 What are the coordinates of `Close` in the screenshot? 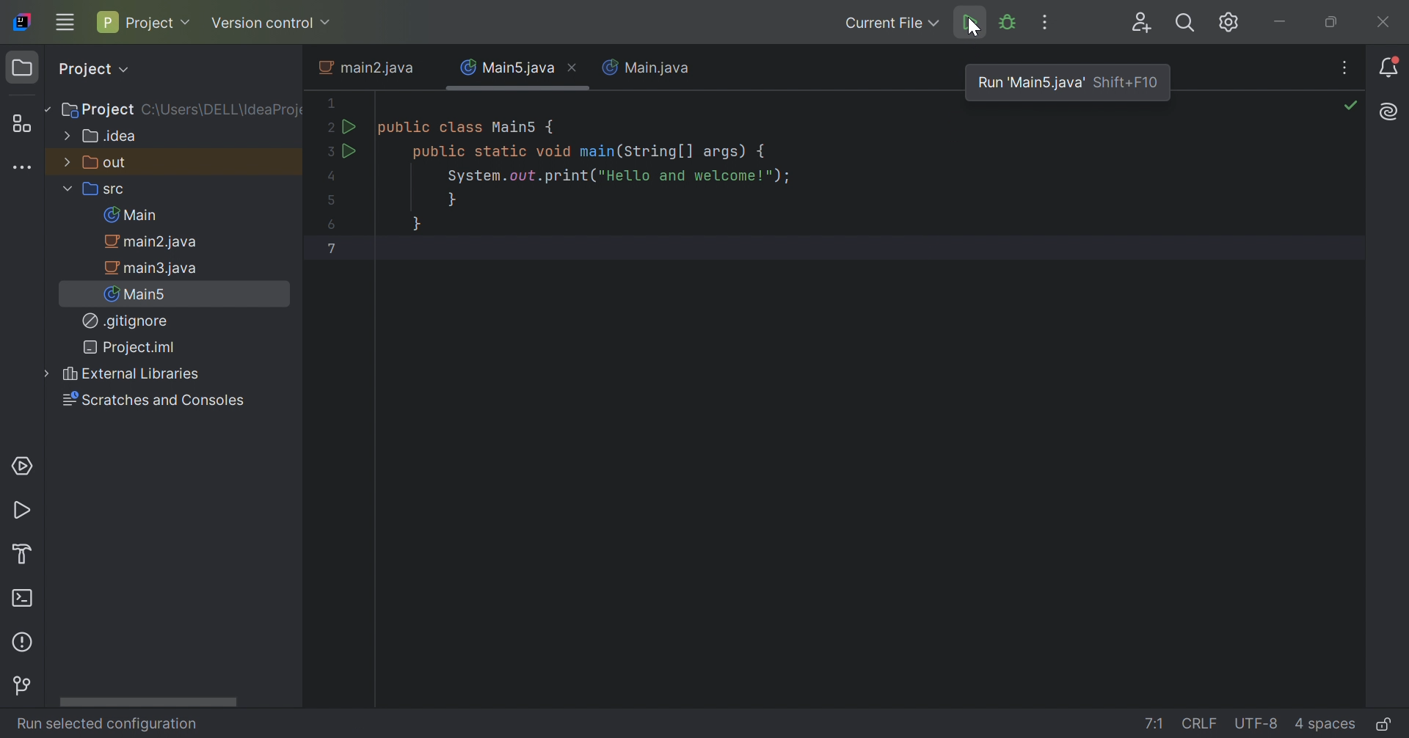 It's located at (578, 69).